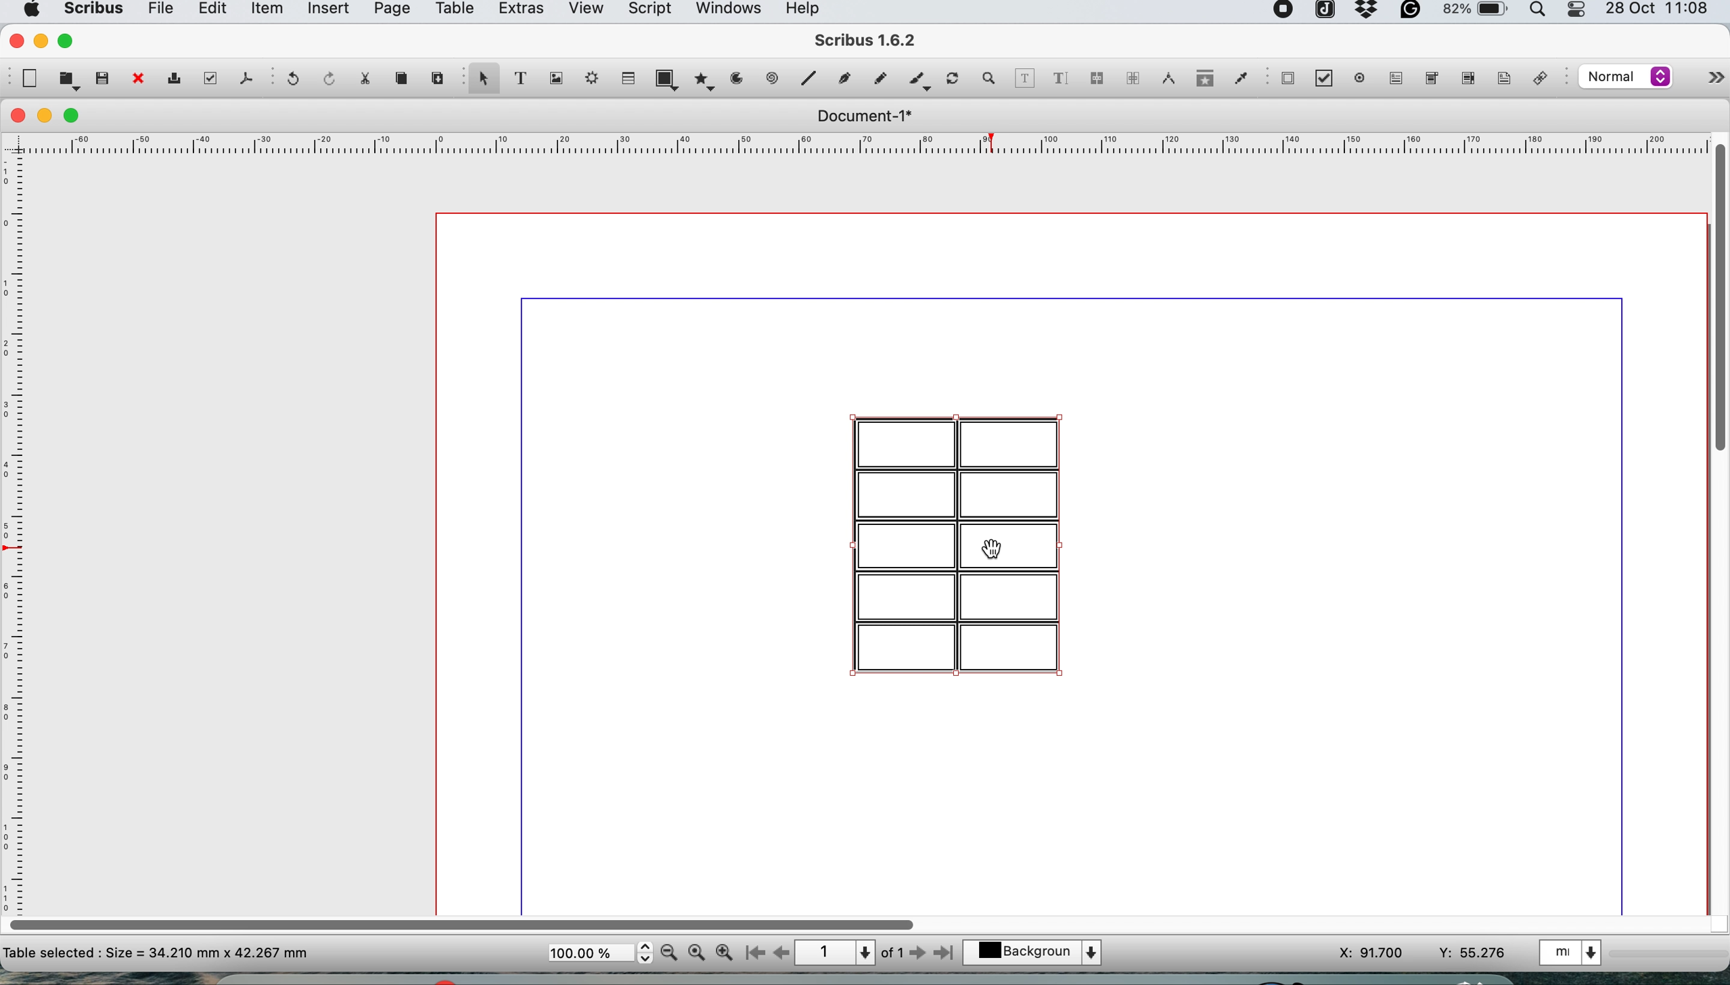 The width and height of the screenshot is (1730, 985). I want to click on control center, so click(1578, 11).